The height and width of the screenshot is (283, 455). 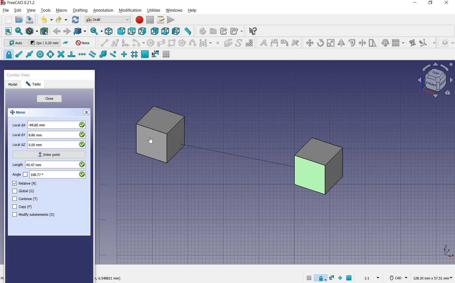 What do you see at coordinates (19, 76) in the screenshot?
I see `combo view` at bounding box center [19, 76].